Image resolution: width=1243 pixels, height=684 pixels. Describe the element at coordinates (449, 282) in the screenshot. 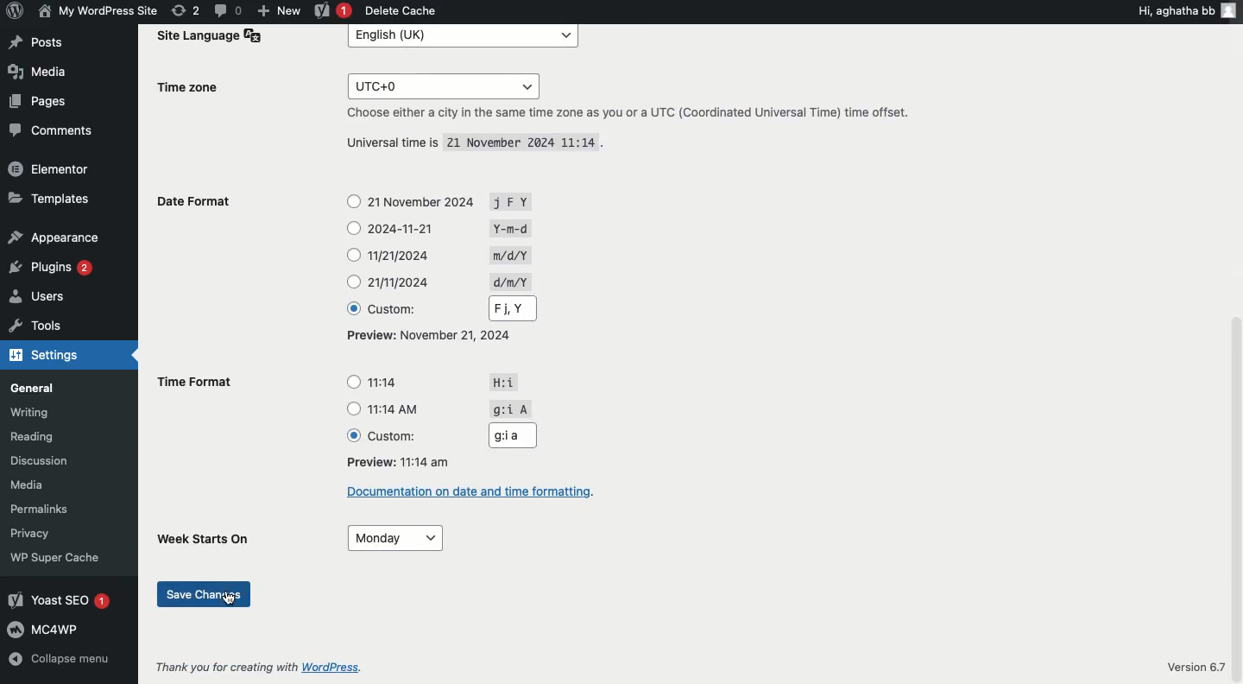

I see `21/11/2024 d/m/Y` at that location.